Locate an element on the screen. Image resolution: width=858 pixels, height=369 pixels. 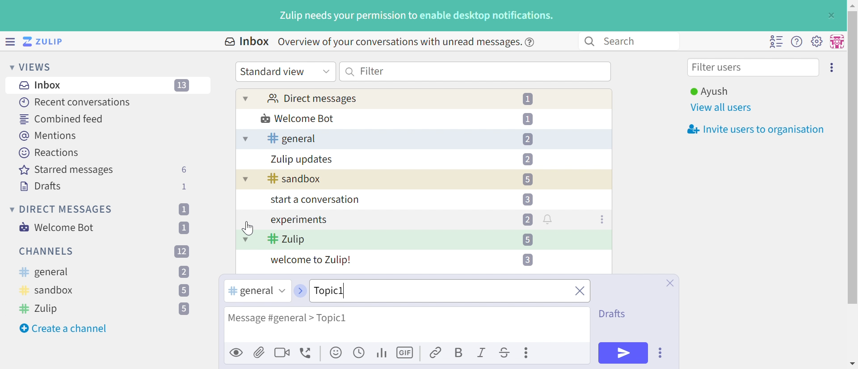
general is located at coordinates (291, 138).